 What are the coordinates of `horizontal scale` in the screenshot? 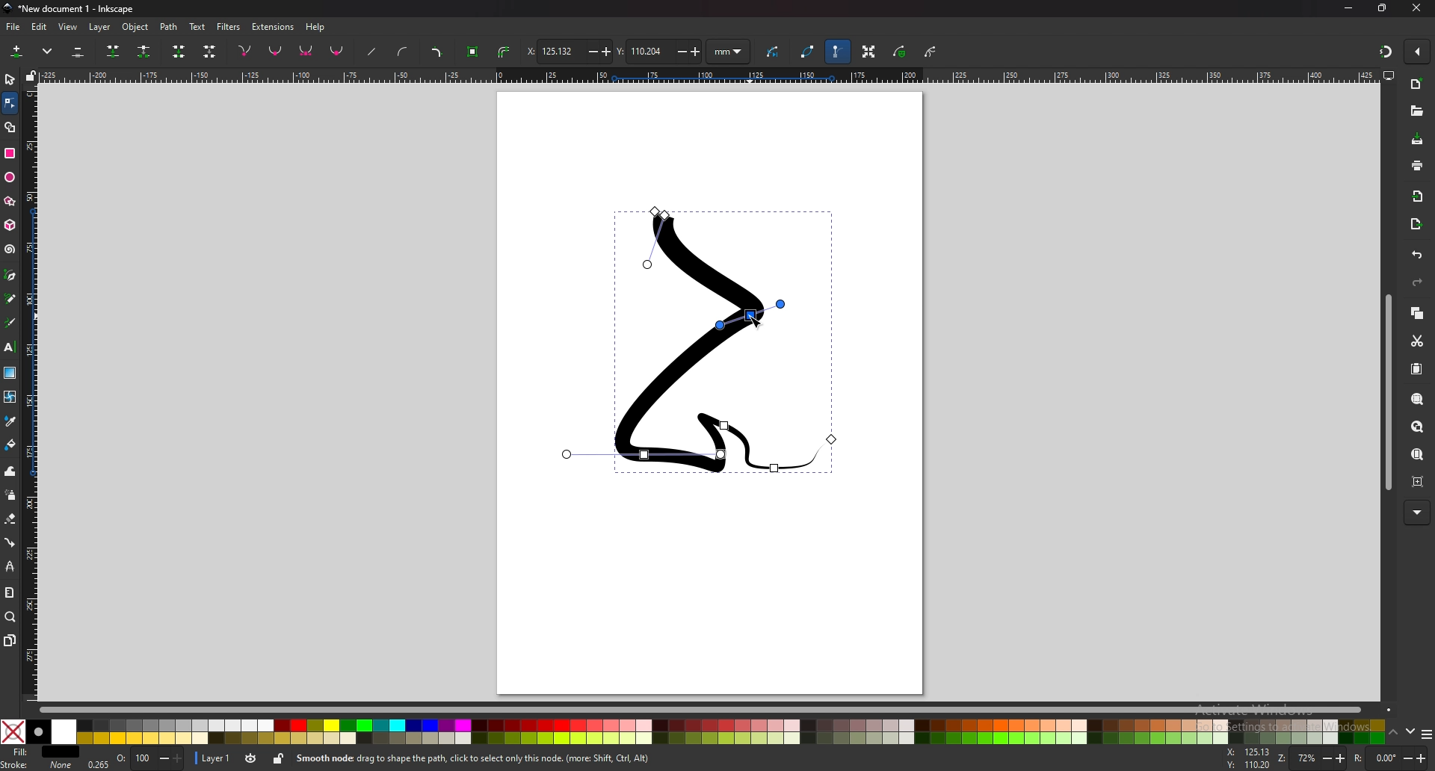 It's located at (707, 77).